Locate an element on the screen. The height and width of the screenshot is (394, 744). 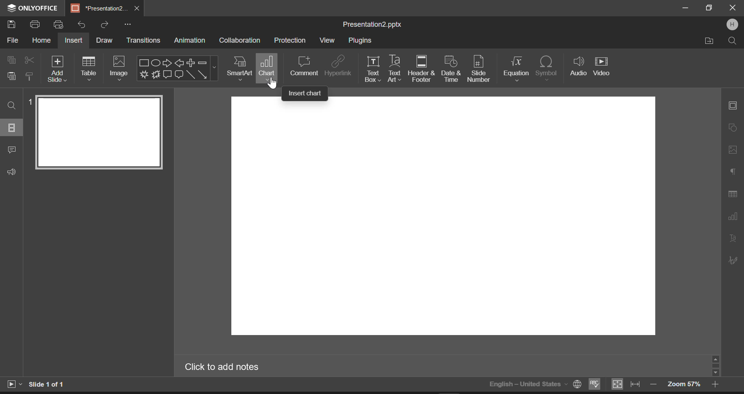
Minimize is located at coordinates (710, 8).